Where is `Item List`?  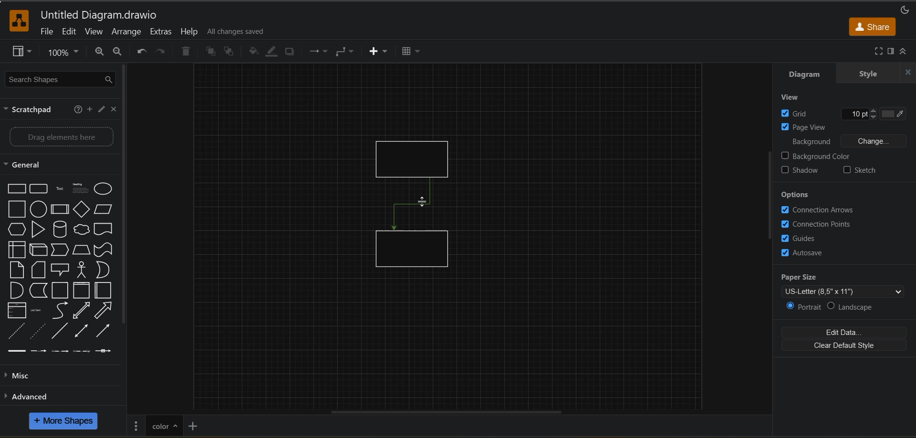 Item List is located at coordinates (40, 311).